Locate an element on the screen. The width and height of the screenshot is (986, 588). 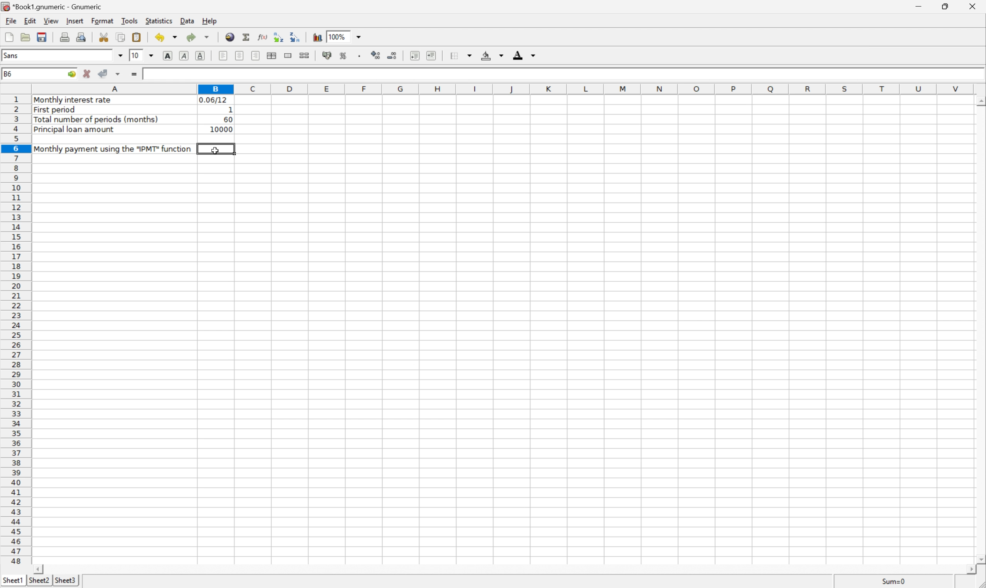
Borders is located at coordinates (460, 55).